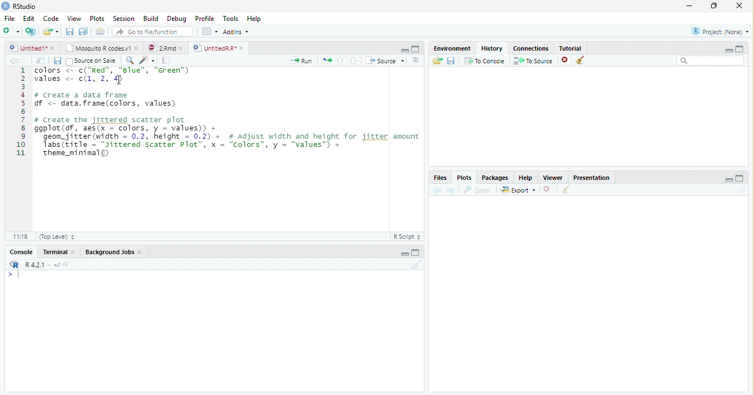  I want to click on Maximize, so click(416, 49).